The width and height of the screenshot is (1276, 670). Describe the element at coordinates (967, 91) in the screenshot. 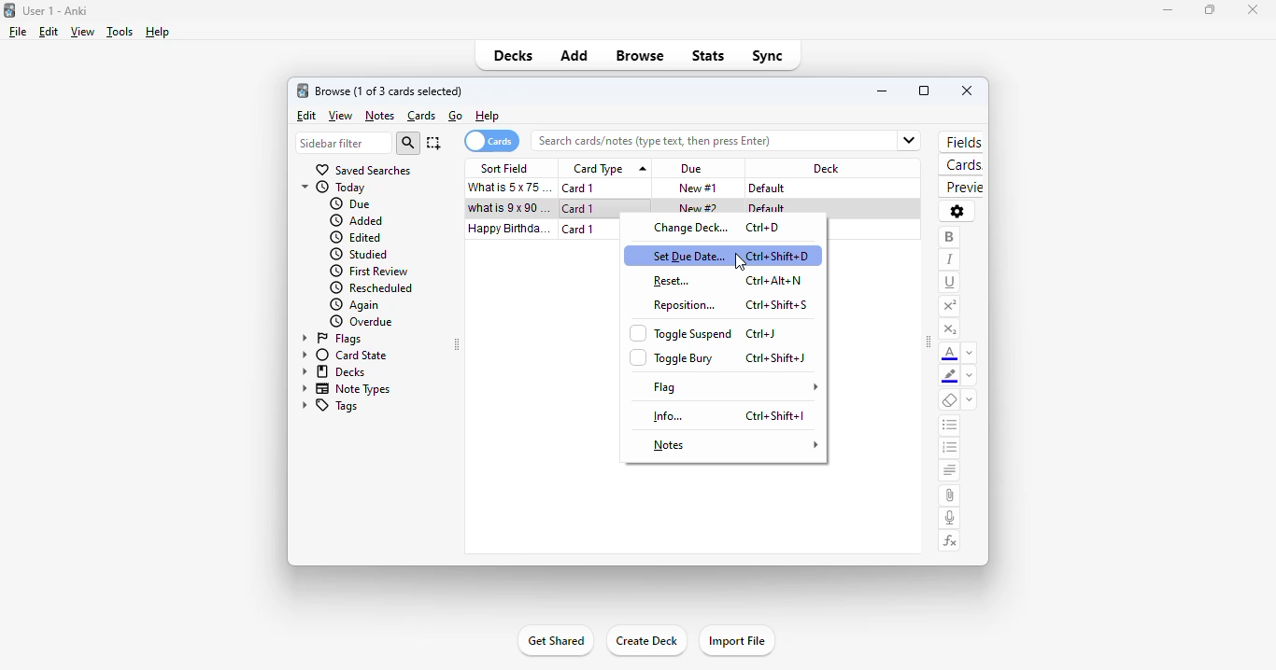

I see `close` at that location.